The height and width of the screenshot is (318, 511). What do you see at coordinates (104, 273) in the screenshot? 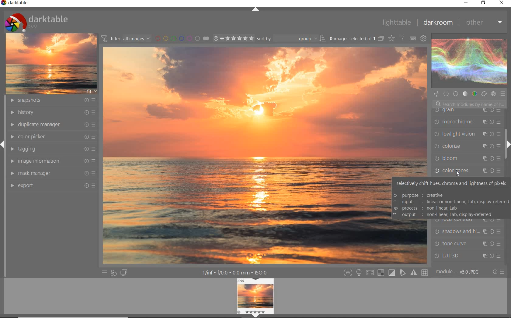
I see `QUICK ACCESS TO PRESET` at bounding box center [104, 273].